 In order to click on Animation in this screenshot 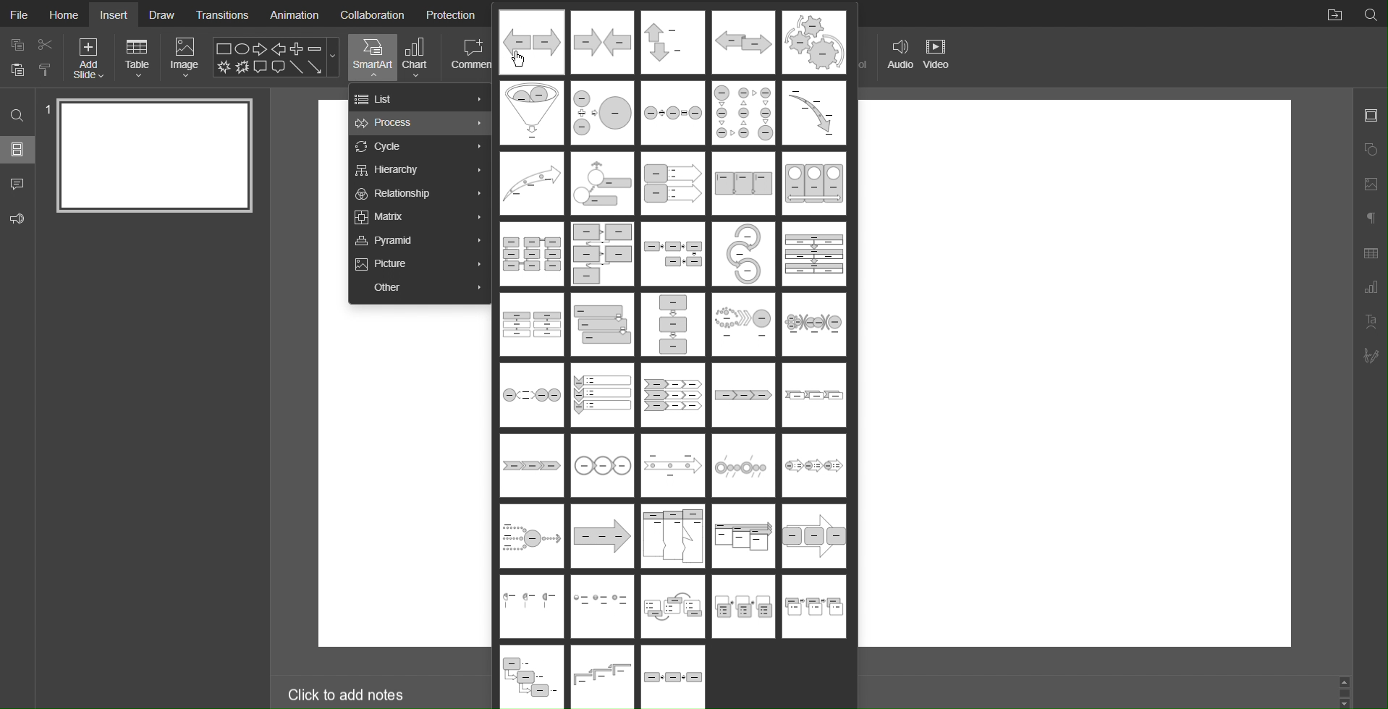, I will do `click(294, 13)`.